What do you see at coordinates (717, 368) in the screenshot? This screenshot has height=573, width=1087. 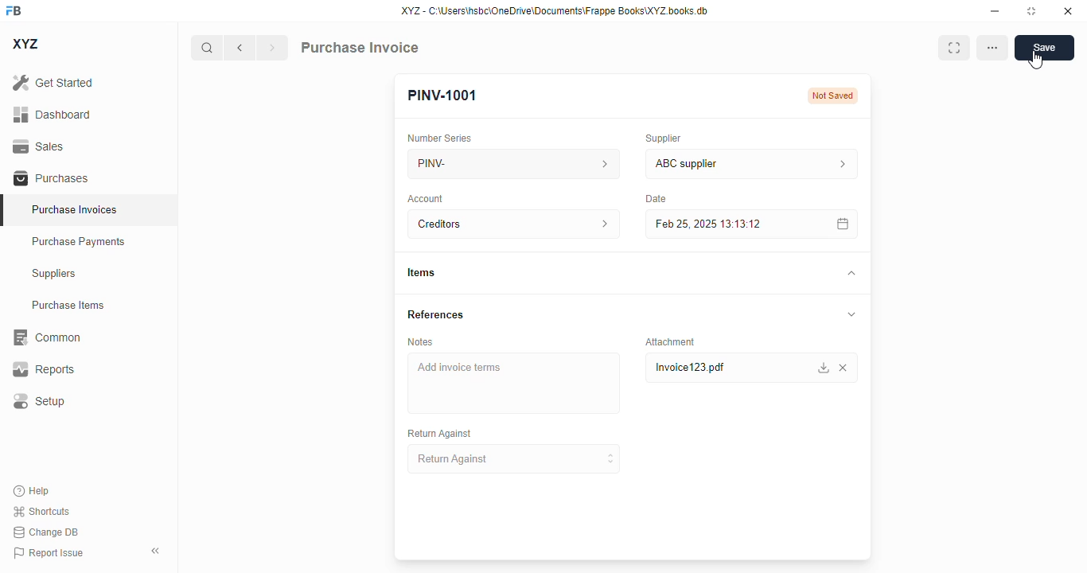 I see `Invoice123.pdf` at bounding box center [717, 368].